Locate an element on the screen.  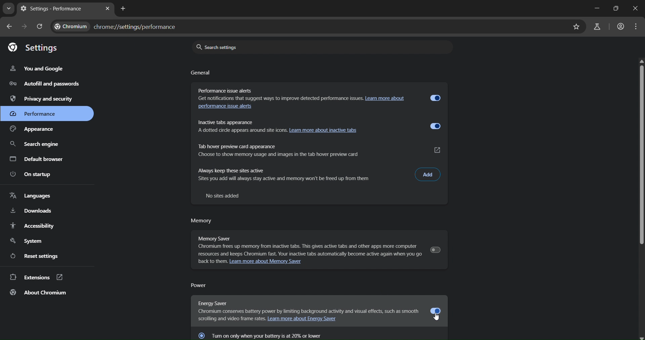
reload page is located at coordinates (40, 27).